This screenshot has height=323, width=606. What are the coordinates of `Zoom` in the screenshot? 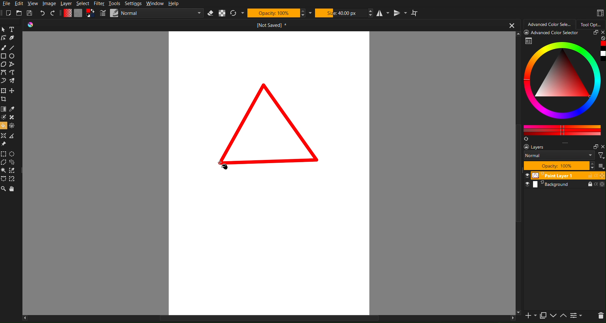 It's located at (4, 189).